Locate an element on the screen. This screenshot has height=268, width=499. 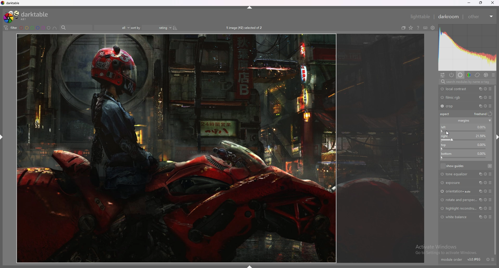
heat map is located at coordinates (467, 47).